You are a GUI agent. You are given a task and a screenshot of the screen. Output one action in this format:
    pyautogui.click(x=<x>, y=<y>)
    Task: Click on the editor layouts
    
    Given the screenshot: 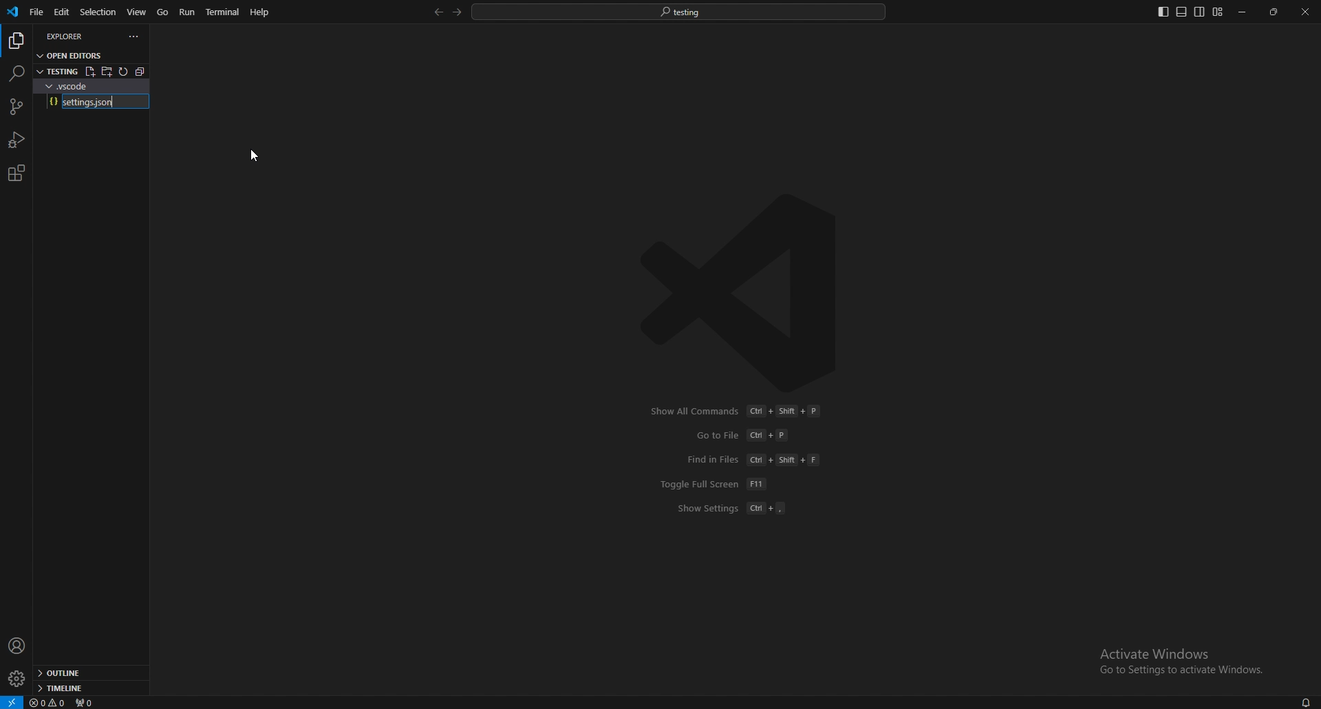 What is the action you would take?
    pyautogui.click(x=1190, y=12)
    